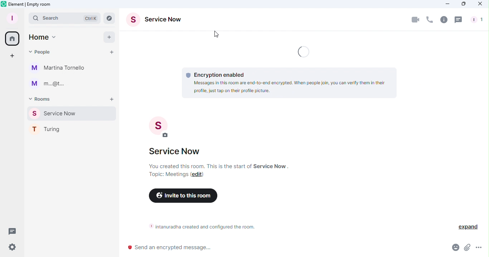 Image resolution: width=489 pixels, height=257 pixels. I want to click on Turing, so click(68, 128).